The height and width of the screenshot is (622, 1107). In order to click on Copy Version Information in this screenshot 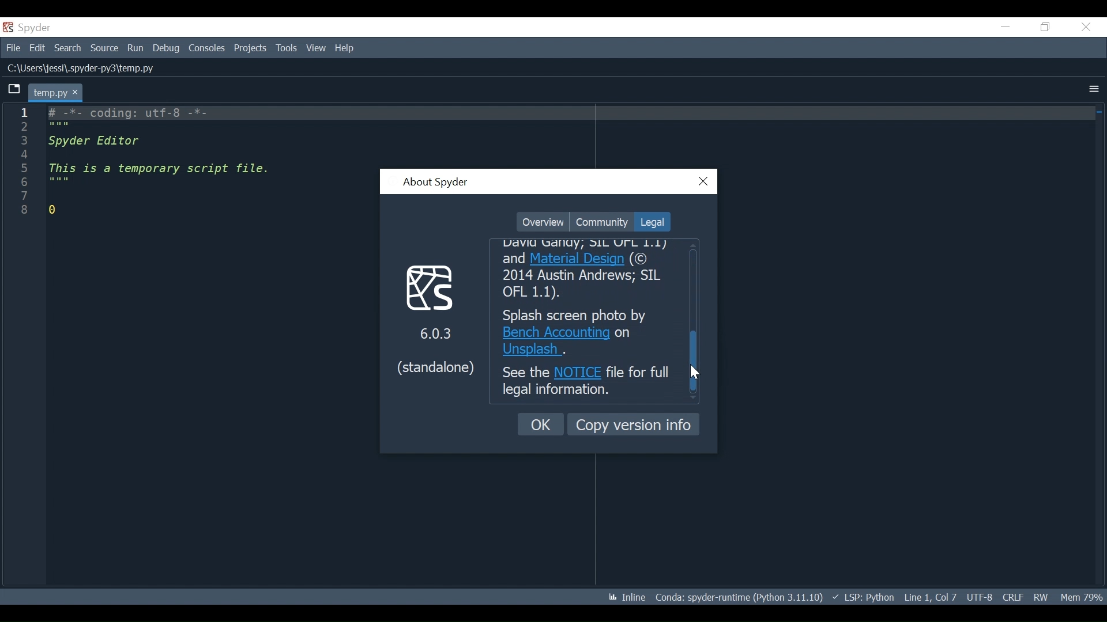, I will do `click(634, 424)`.